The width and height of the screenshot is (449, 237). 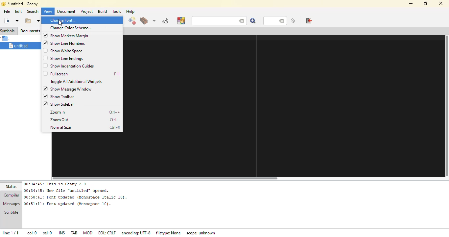 What do you see at coordinates (272, 21) in the screenshot?
I see `line number` at bounding box center [272, 21].